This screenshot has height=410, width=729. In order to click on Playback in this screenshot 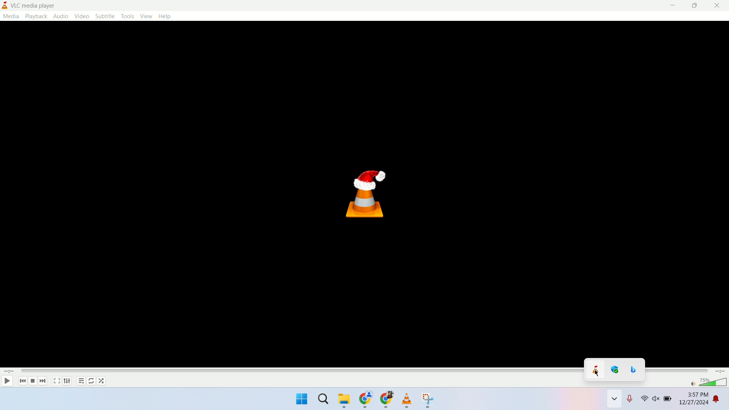, I will do `click(36, 16)`.